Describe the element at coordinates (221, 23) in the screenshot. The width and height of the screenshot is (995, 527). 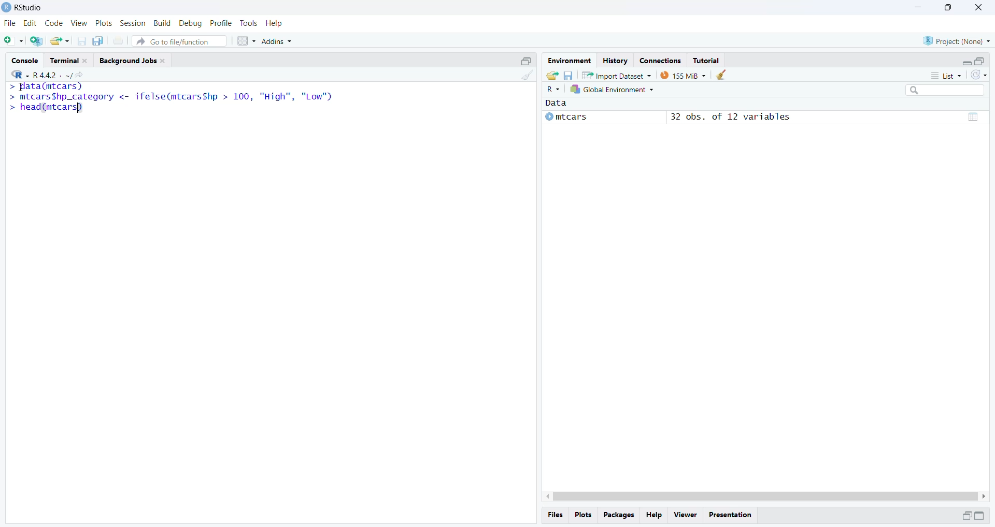
I see `Profile` at that location.